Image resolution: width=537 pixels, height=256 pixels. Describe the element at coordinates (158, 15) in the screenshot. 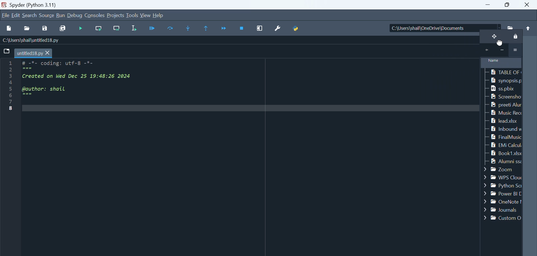

I see `Help` at that location.